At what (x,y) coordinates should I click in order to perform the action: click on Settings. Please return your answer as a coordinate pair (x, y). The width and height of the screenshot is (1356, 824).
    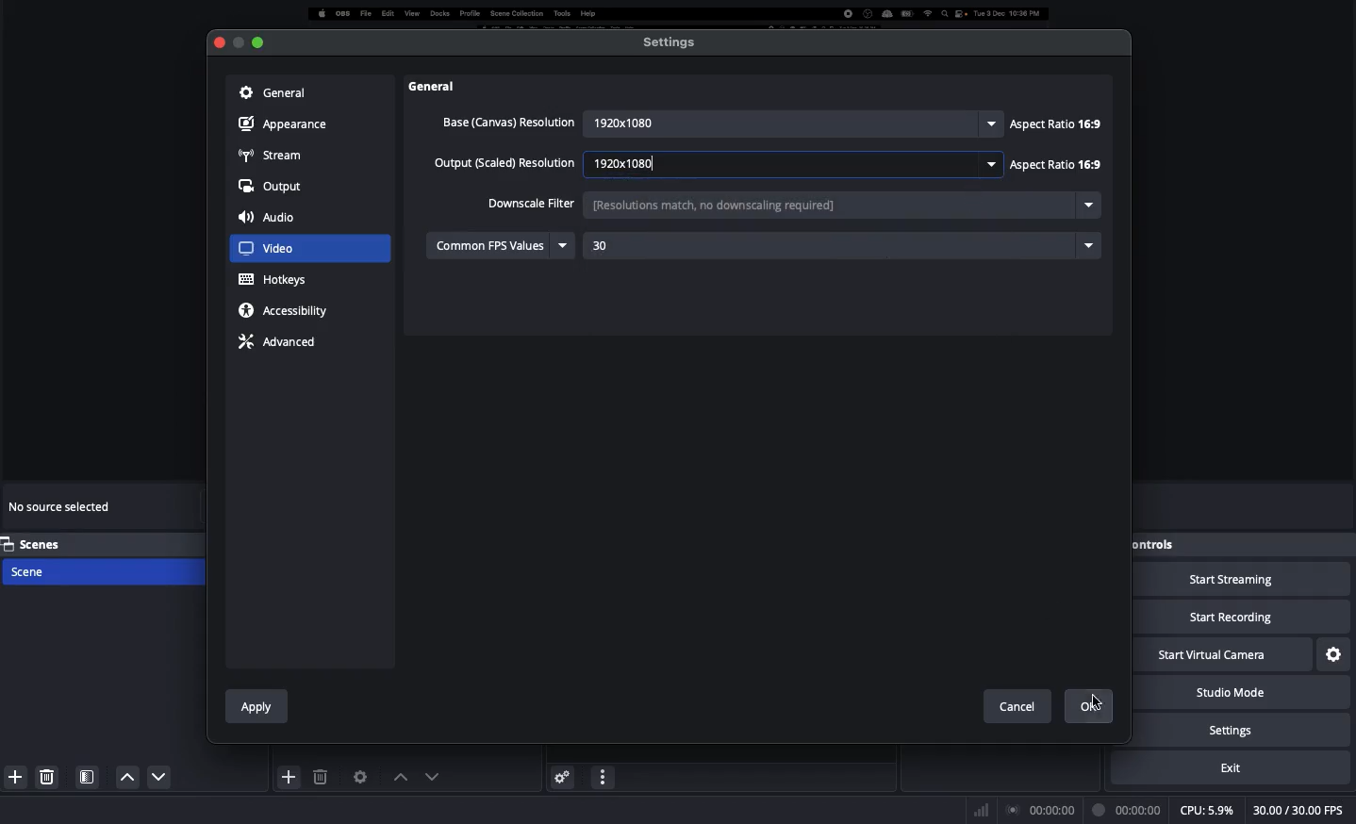
    Looking at the image, I should click on (1257, 730).